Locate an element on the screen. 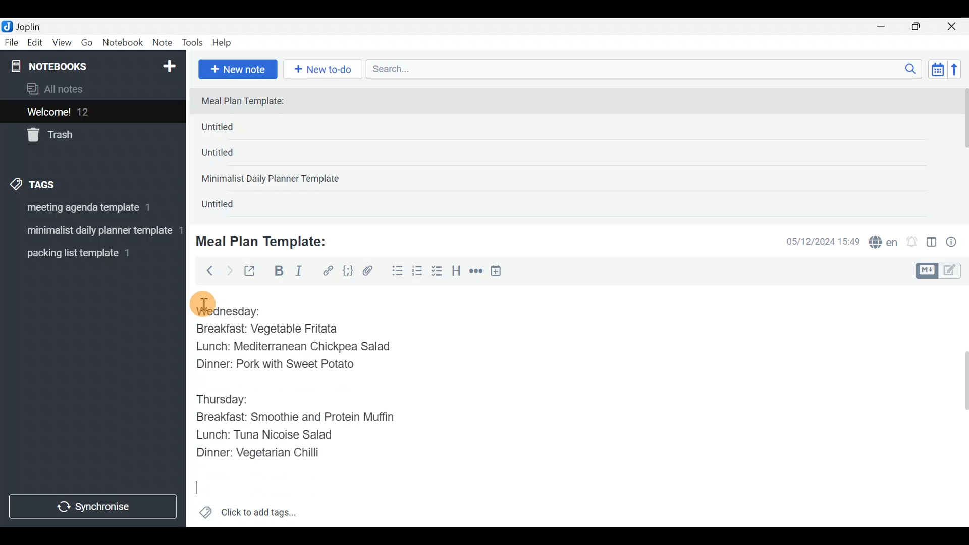 This screenshot has height=545, width=969. New is located at coordinates (169, 64).